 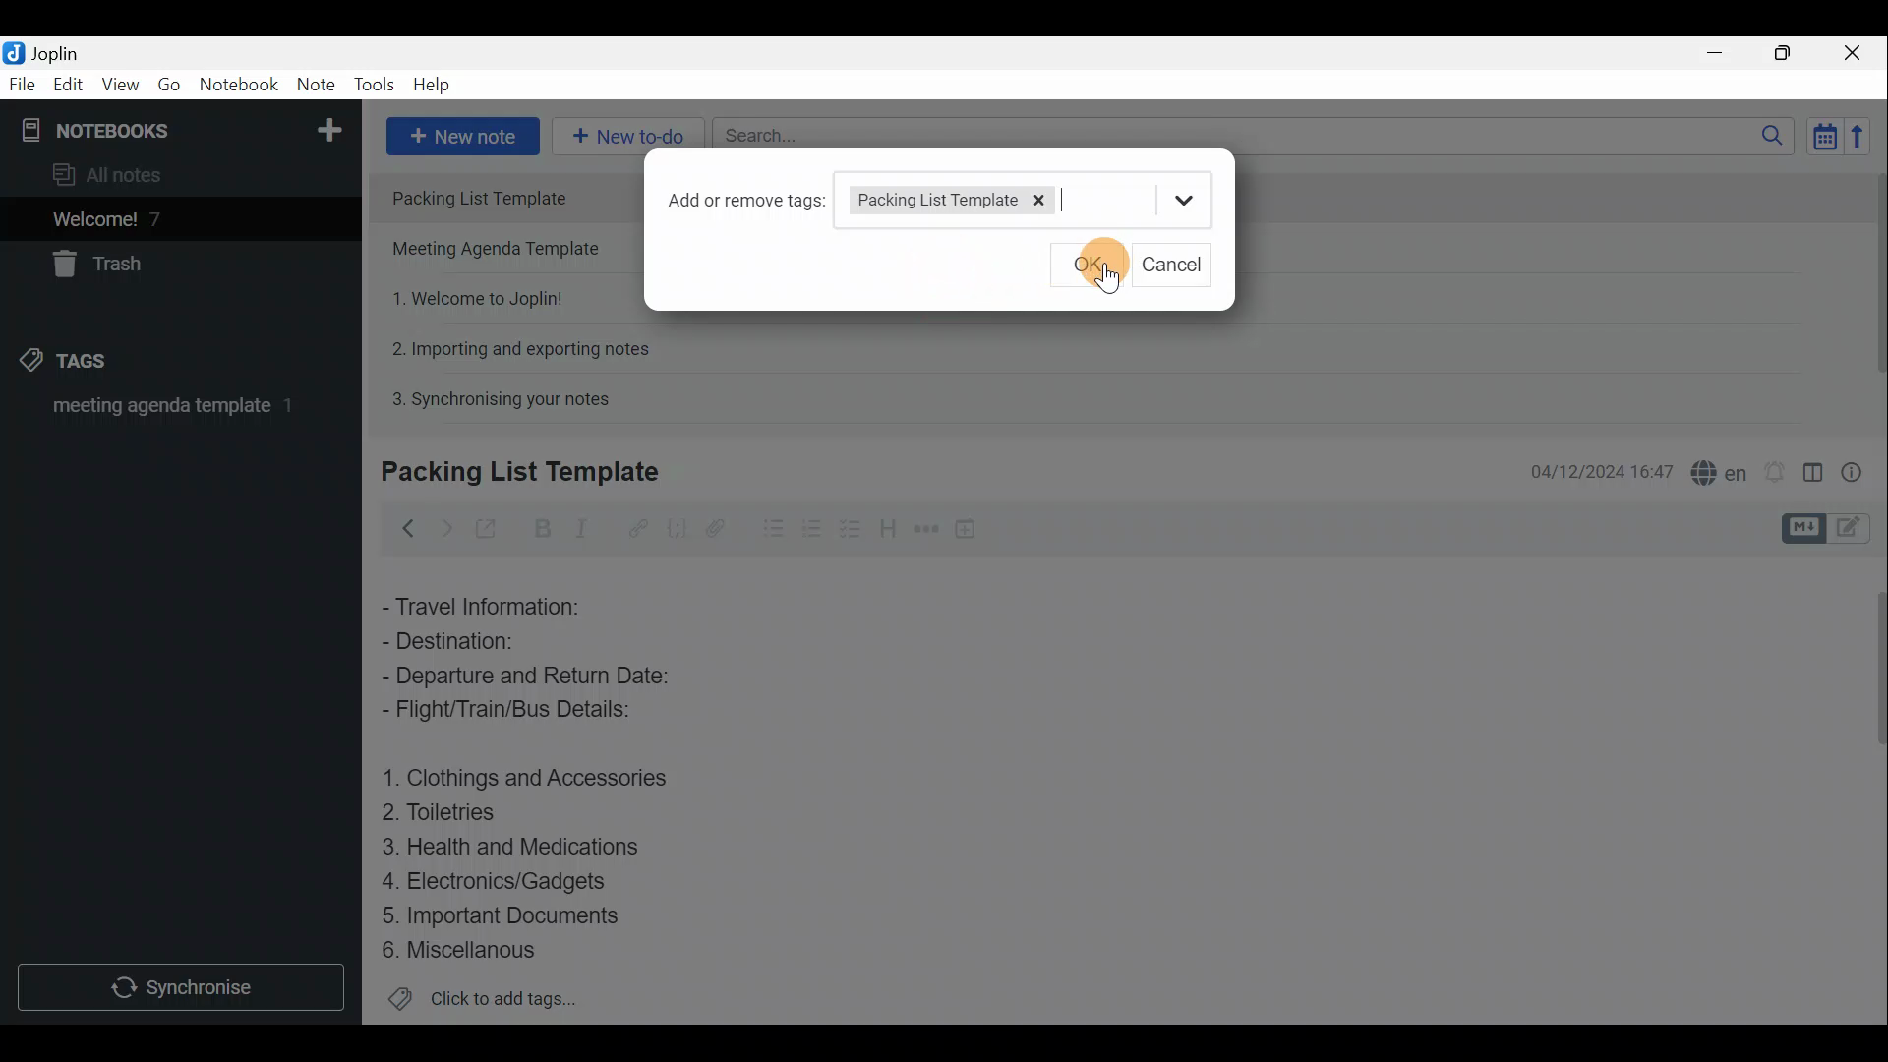 What do you see at coordinates (1858, 530) in the screenshot?
I see `Toggle editors` at bounding box center [1858, 530].